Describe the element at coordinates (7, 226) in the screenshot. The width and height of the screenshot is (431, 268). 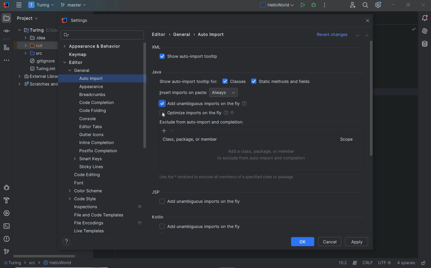
I see `terminal` at that location.